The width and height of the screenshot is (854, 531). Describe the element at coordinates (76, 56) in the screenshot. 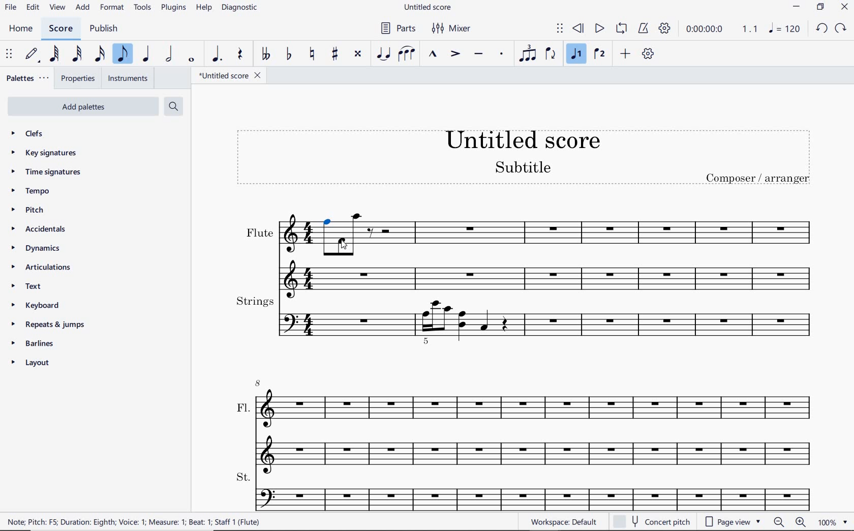

I see `32ND NOTE` at that location.